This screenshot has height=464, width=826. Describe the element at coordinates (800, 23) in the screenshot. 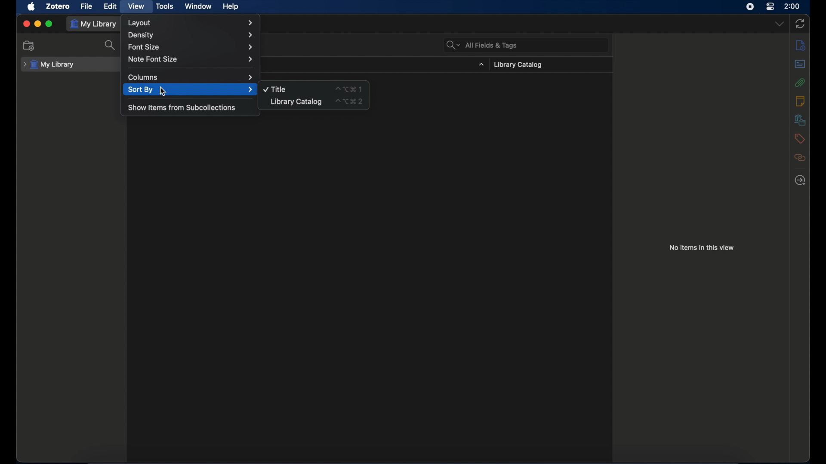

I see `sync` at that location.